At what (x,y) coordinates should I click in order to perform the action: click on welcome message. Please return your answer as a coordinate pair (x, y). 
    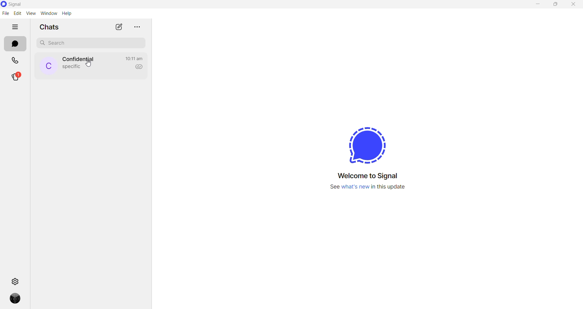
    Looking at the image, I should click on (367, 176).